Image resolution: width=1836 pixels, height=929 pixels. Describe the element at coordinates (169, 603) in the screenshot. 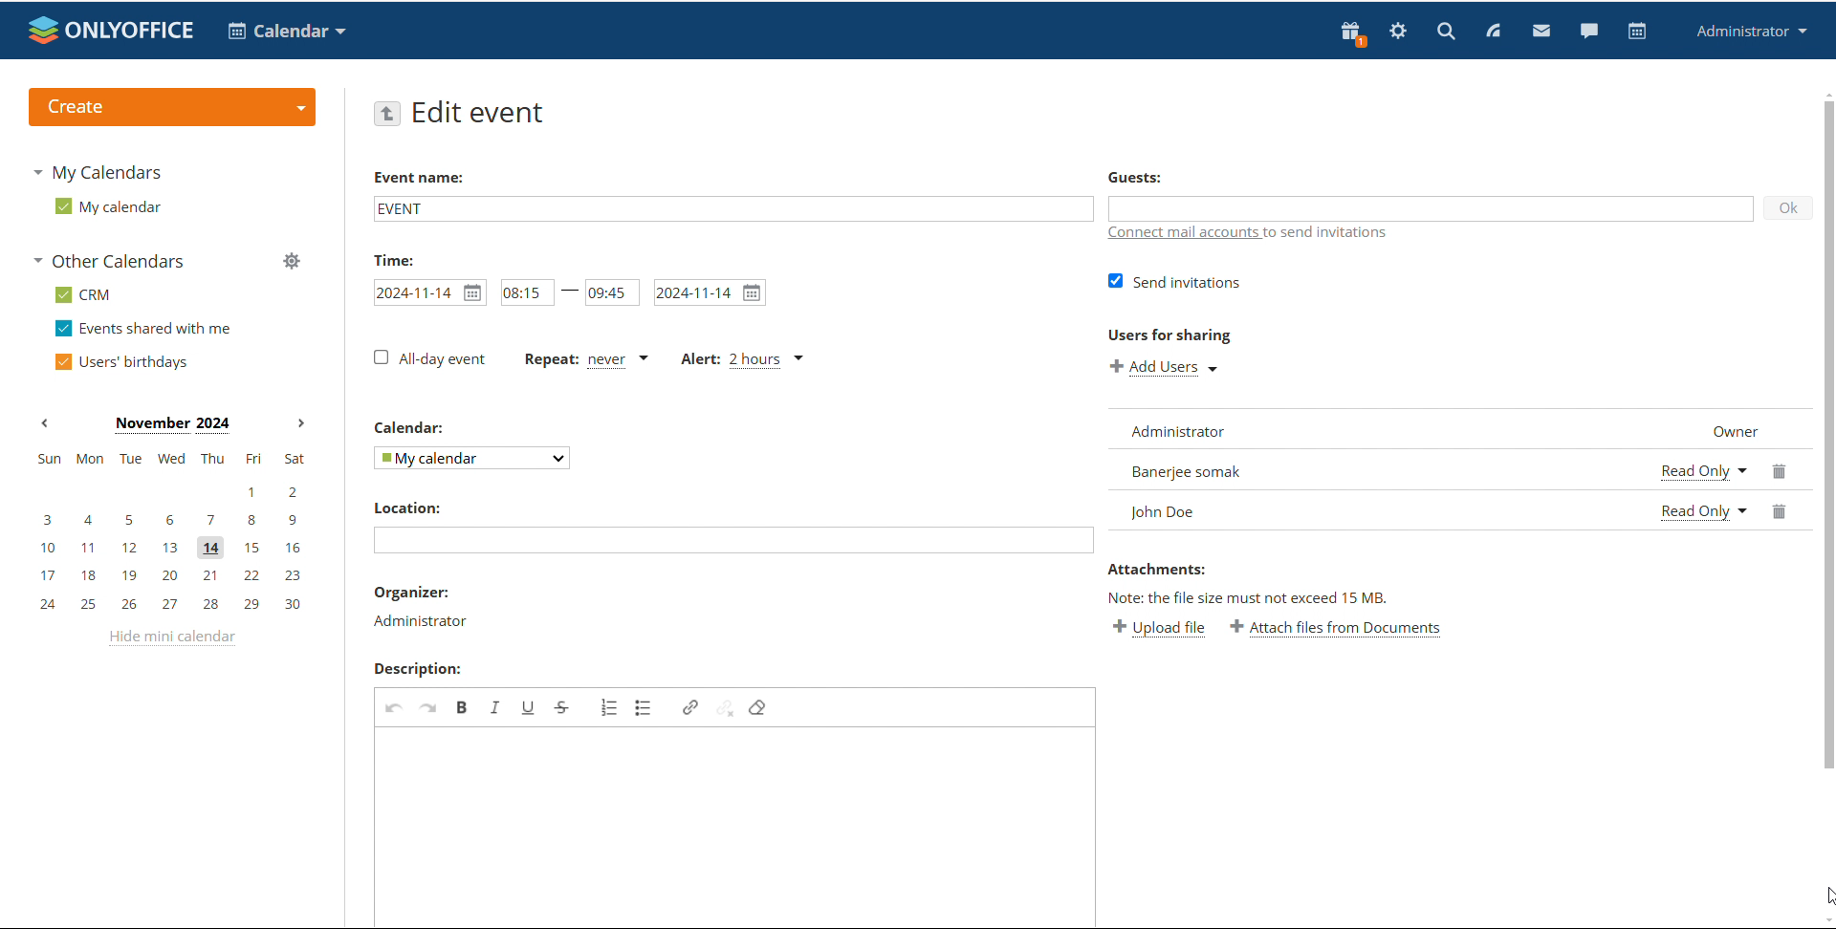

I see `24, 25, 26, 27, 28, 29, 30` at that location.